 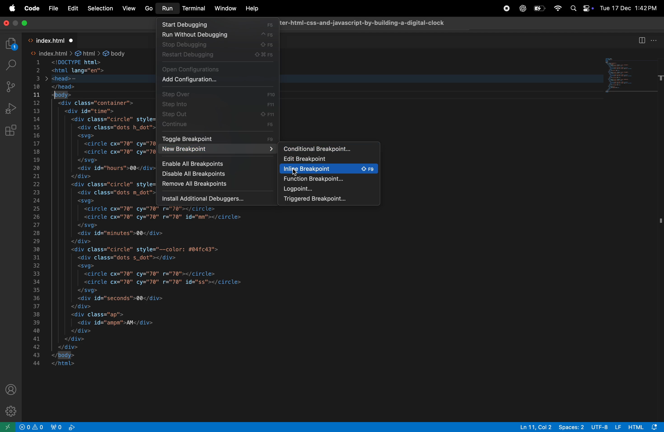 What do you see at coordinates (217, 56) in the screenshot?
I see `restart debugging` at bounding box center [217, 56].